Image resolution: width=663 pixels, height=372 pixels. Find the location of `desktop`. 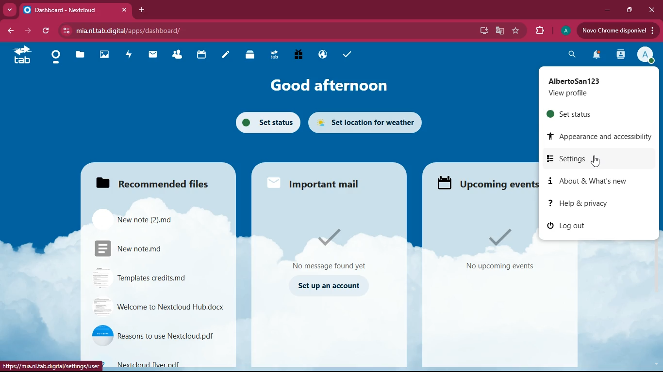

desktop is located at coordinates (480, 31).